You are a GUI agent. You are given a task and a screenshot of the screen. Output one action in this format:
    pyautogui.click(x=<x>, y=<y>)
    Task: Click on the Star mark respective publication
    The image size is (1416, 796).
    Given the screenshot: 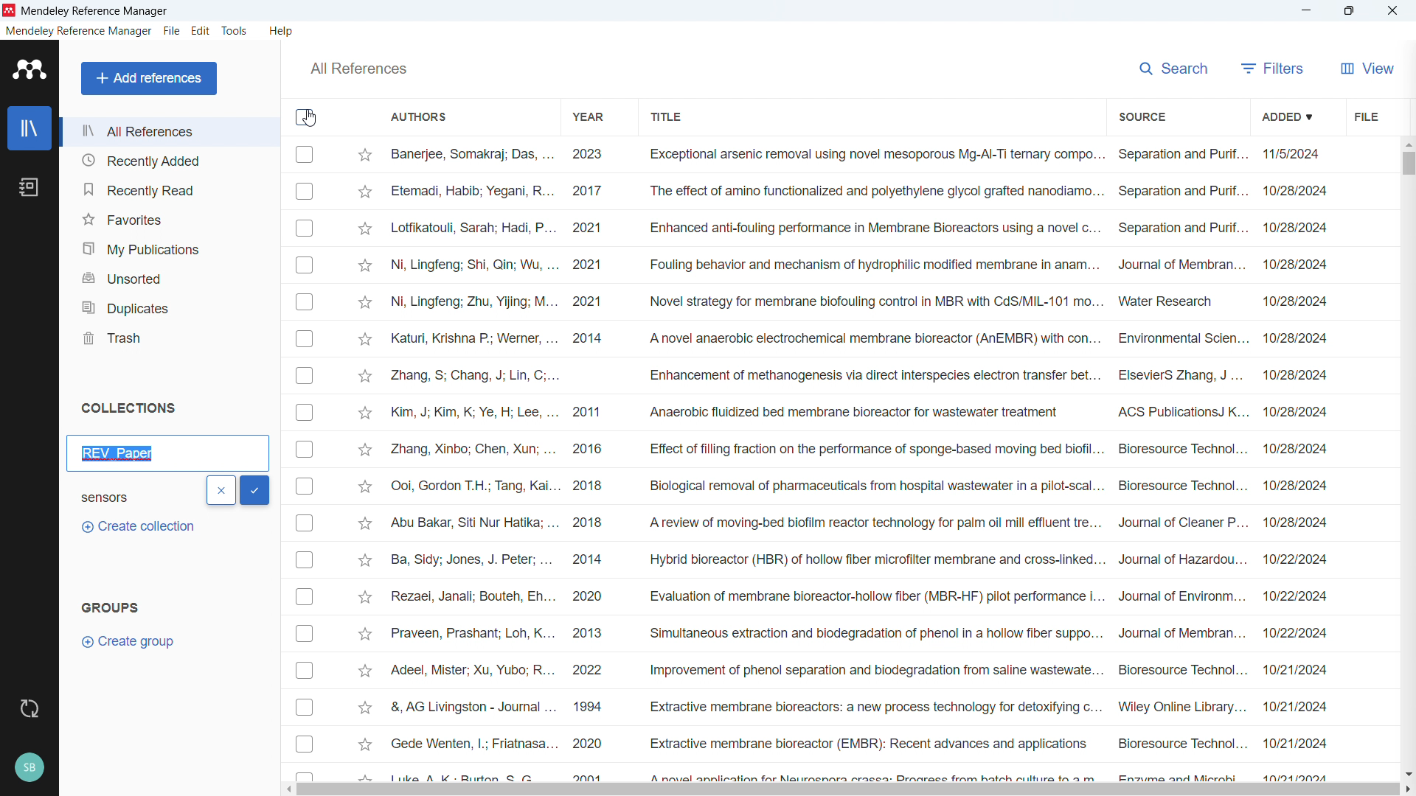 What is the action you would take?
    pyautogui.click(x=366, y=598)
    